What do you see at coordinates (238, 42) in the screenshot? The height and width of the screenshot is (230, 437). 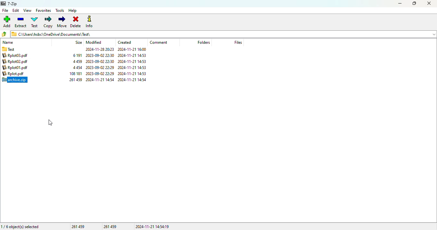 I see `files` at bounding box center [238, 42].